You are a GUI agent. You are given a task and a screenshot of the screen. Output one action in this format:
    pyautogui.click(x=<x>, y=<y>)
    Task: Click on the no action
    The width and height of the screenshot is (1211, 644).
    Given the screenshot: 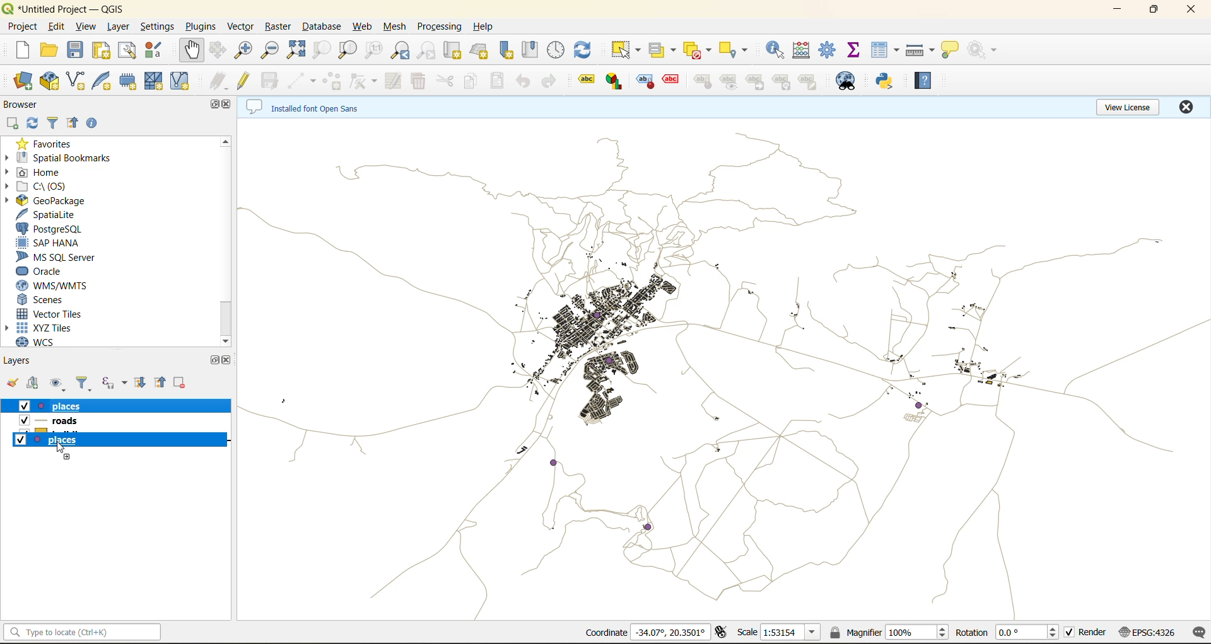 What is the action you would take?
    pyautogui.click(x=983, y=50)
    